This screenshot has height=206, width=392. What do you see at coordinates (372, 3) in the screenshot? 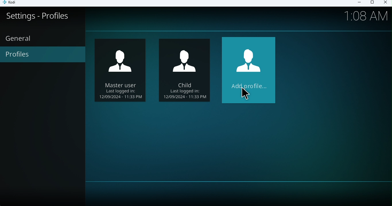
I see `Maximize` at bounding box center [372, 3].